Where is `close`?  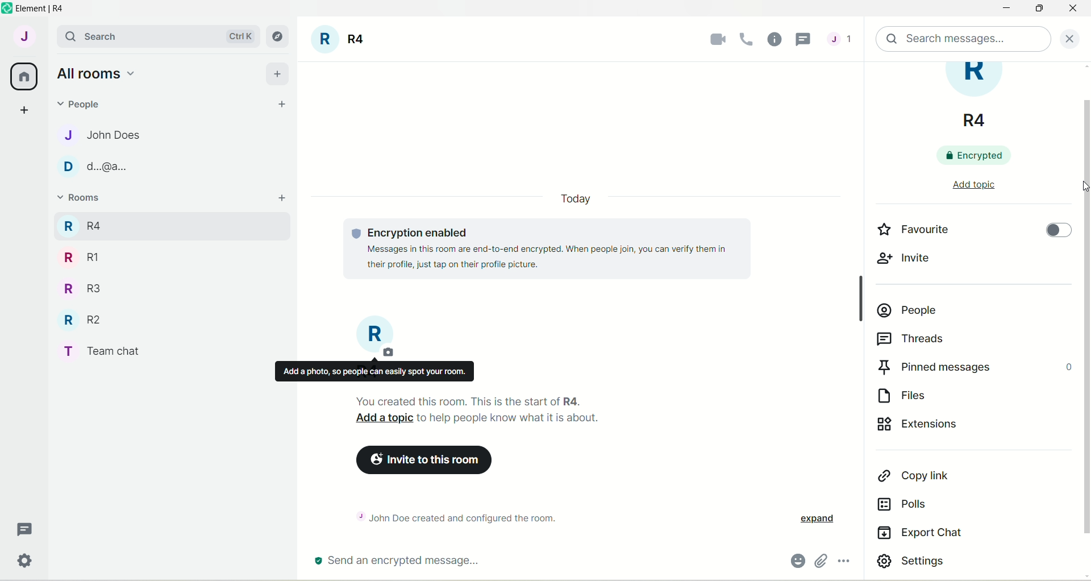
close is located at coordinates (1073, 11).